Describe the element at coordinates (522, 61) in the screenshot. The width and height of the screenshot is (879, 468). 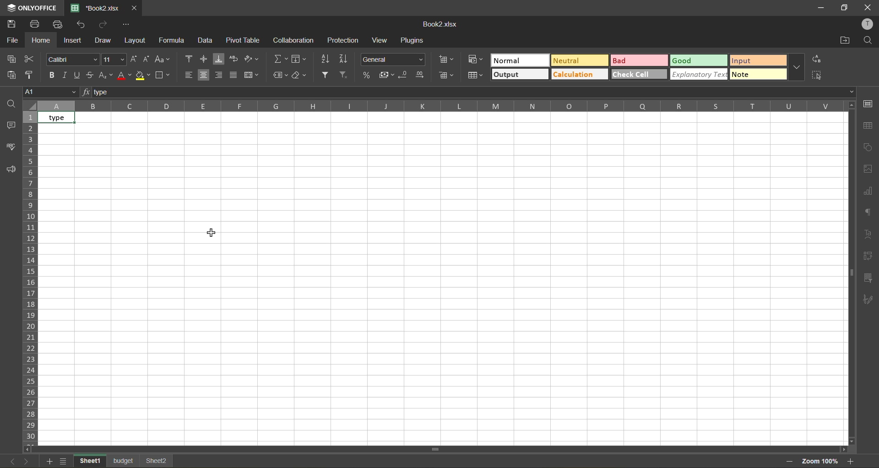
I see `normal` at that location.